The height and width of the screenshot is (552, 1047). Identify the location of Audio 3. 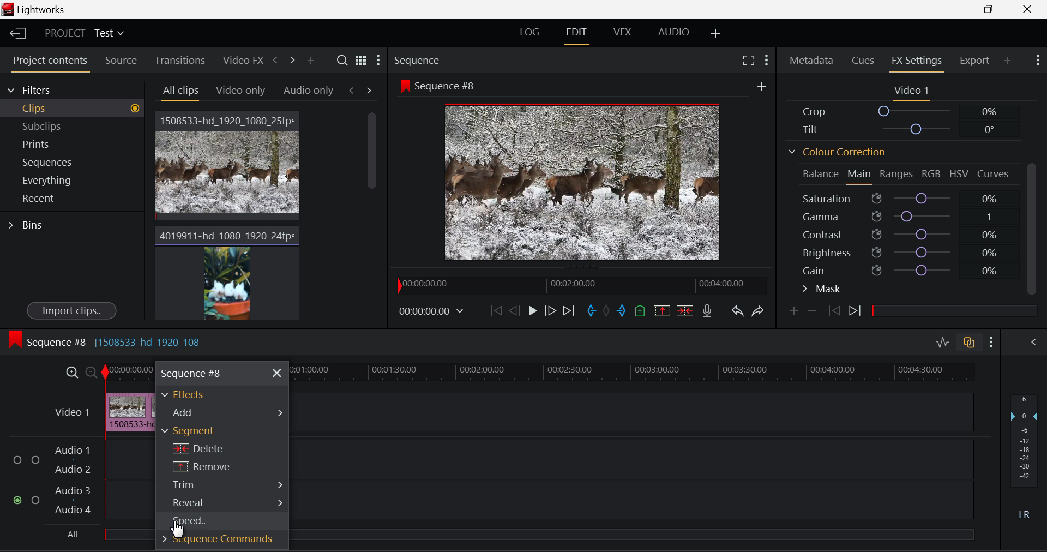
(73, 491).